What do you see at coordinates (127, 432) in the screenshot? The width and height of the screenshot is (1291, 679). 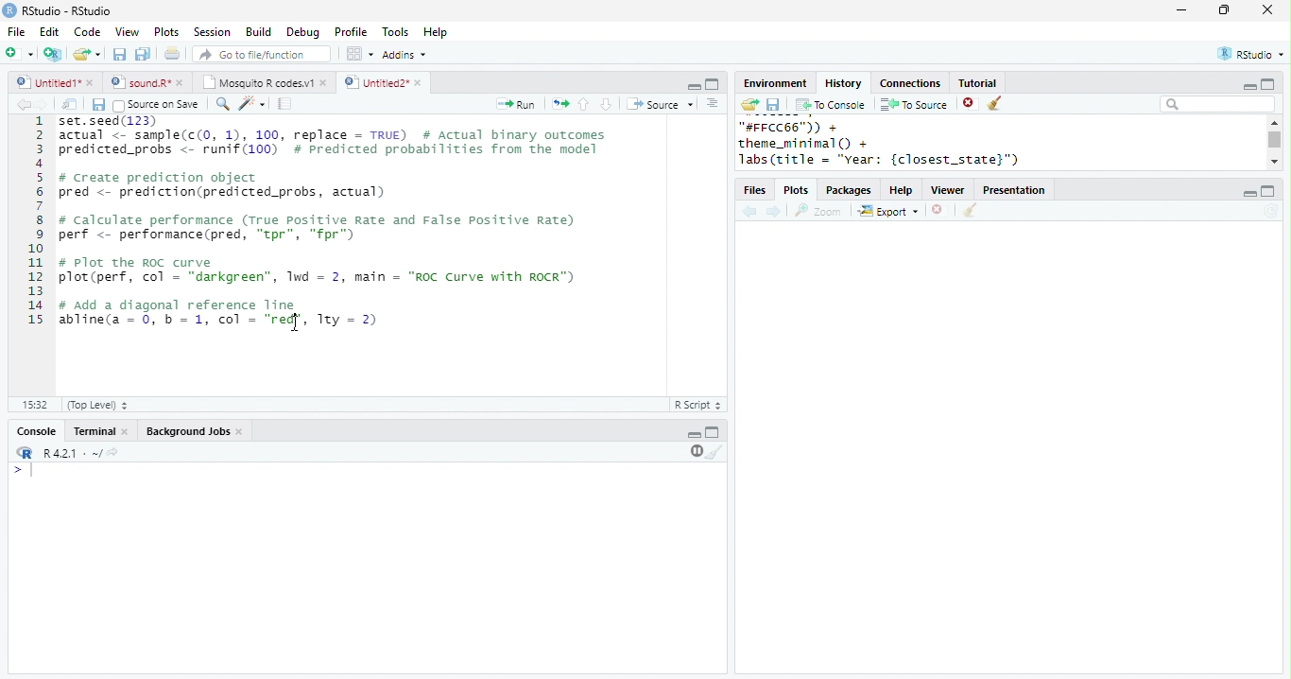 I see `close` at bounding box center [127, 432].